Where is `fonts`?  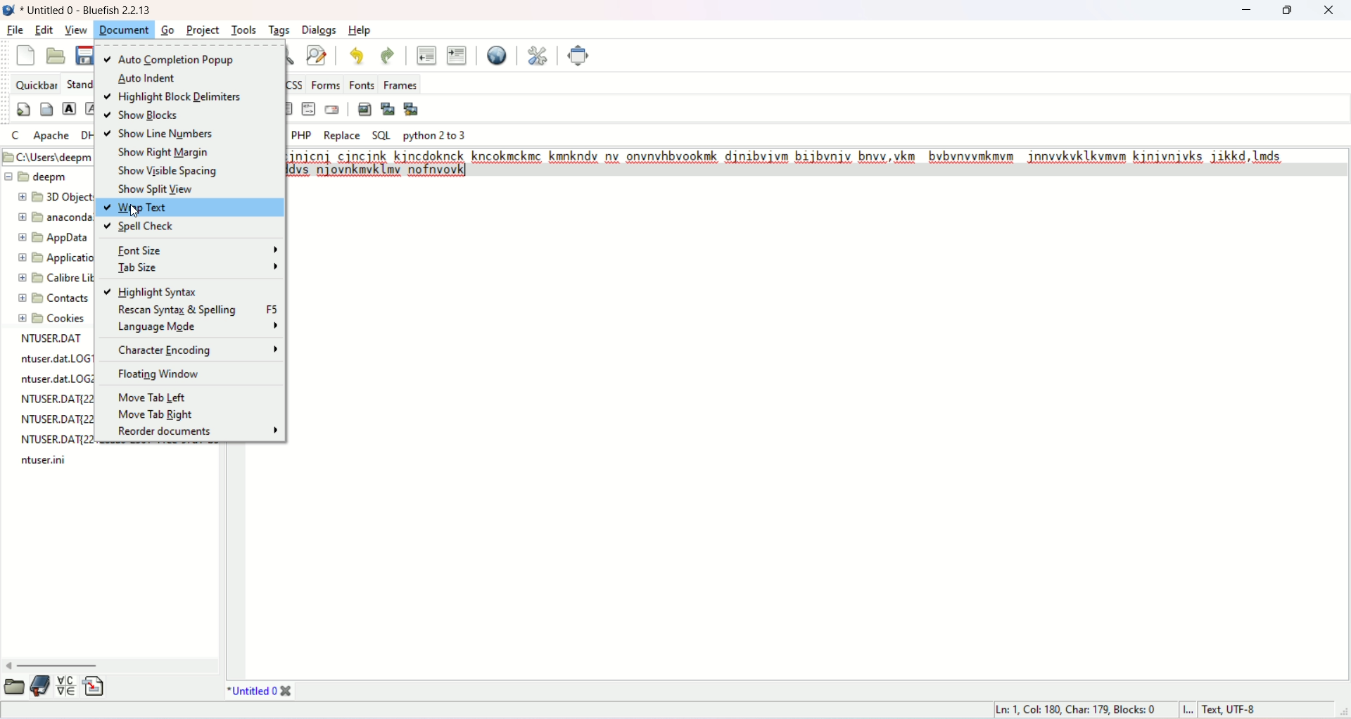 fonts is located at coordinates (364, 84).